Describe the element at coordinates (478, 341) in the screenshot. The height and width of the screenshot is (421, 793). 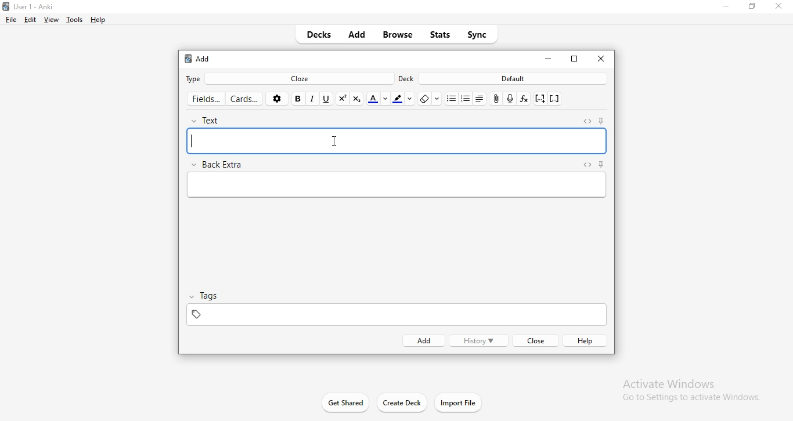
I see `history` at that location.